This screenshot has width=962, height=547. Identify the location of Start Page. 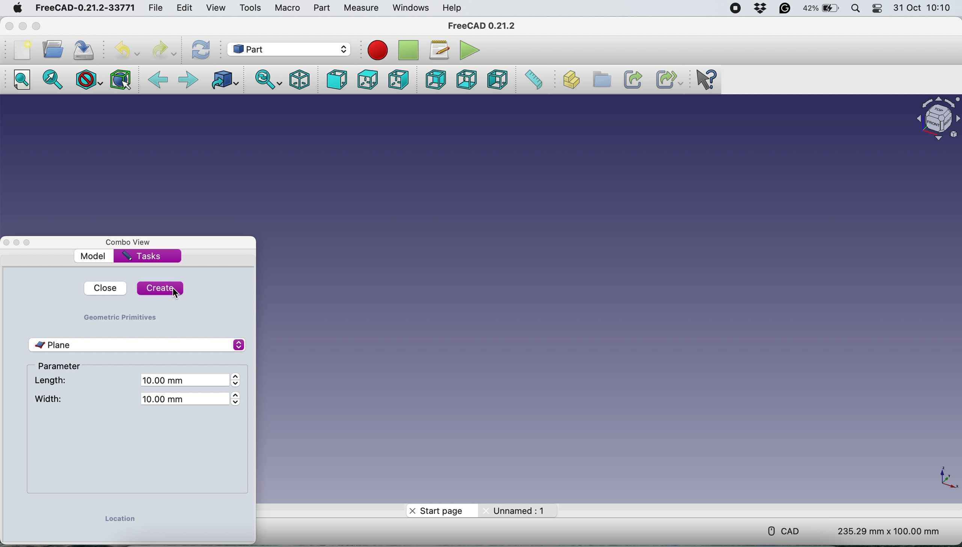
(435, 510).